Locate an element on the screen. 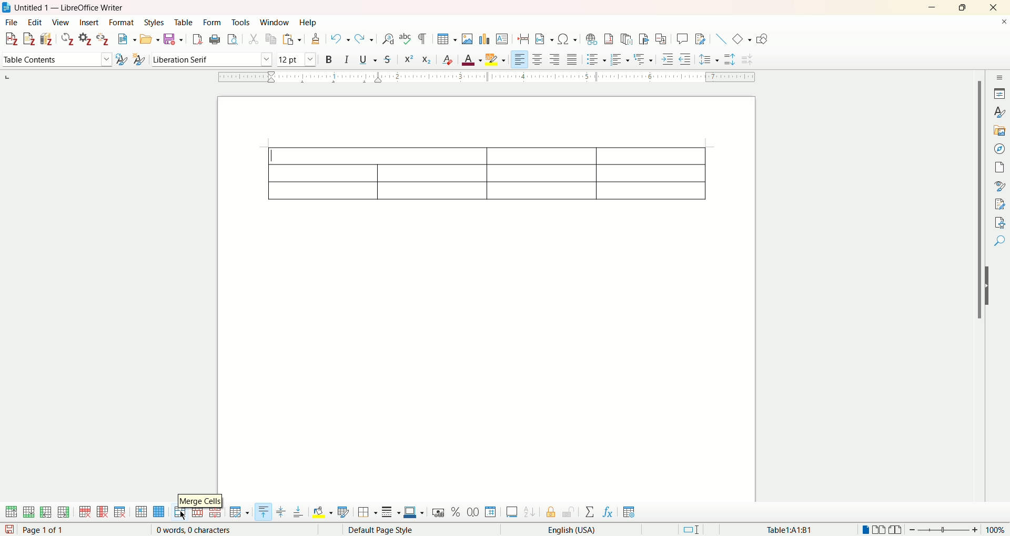 This screenshot has width=1010, height=536. protect cell is located at coordinates (551, 510).